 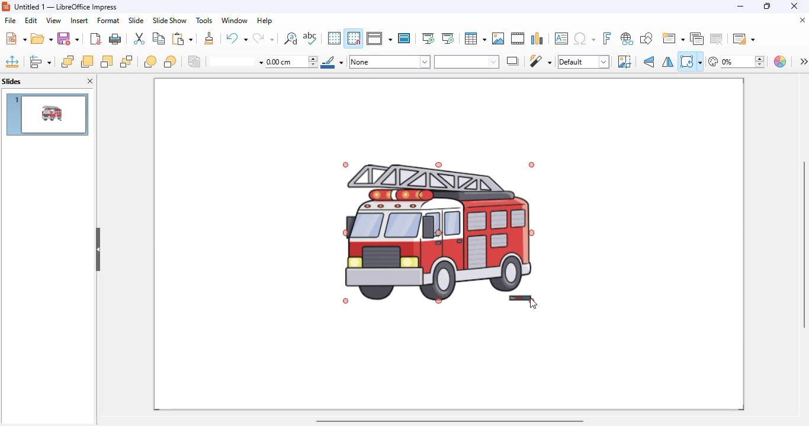 I want to click on cut, so click(x=139, y=38).